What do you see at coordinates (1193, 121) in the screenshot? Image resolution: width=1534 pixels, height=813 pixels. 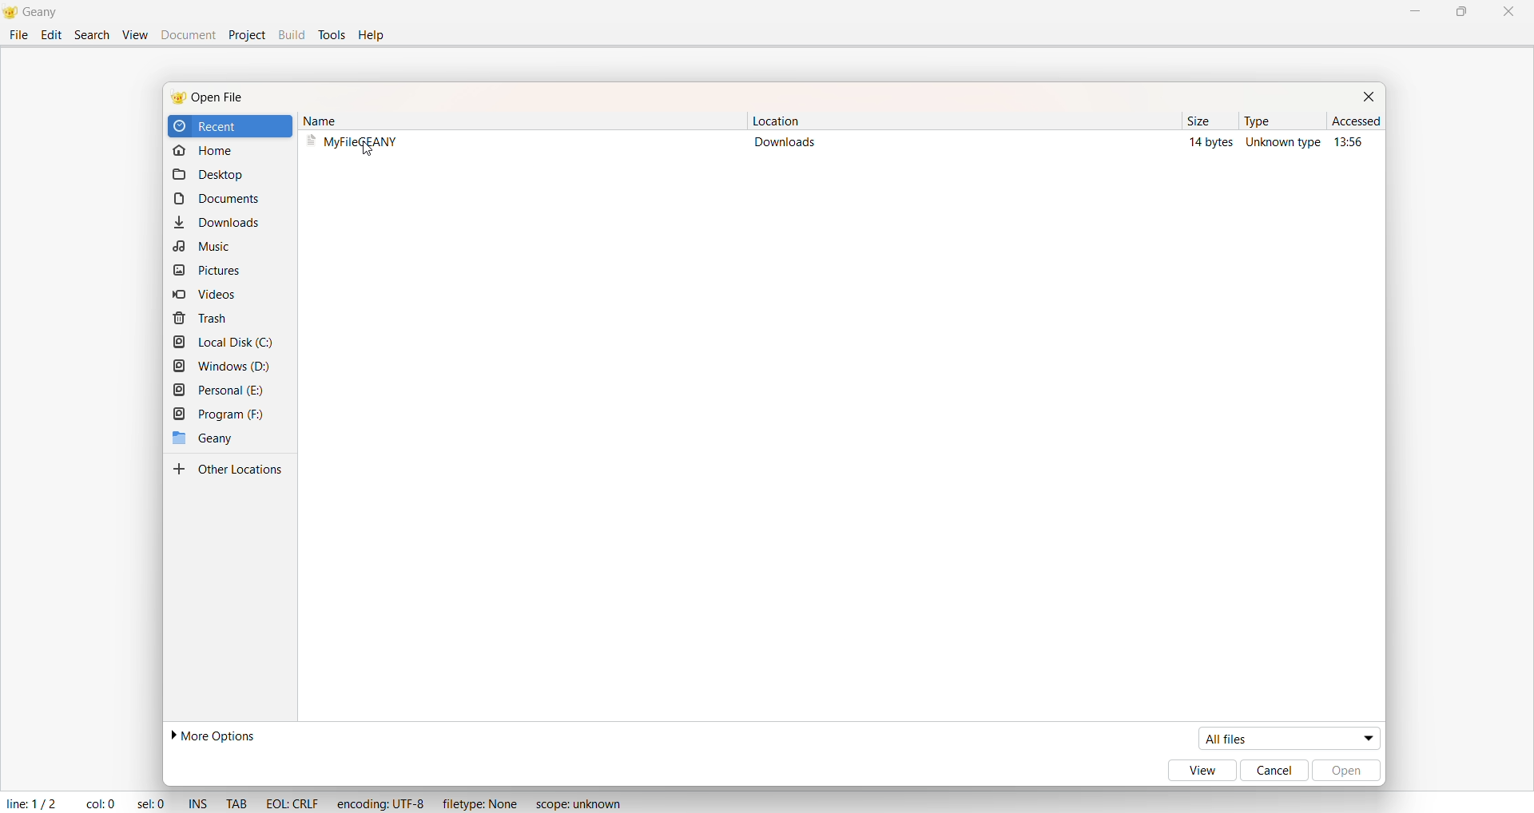 I see `size` at bounding box center [1193, 121].